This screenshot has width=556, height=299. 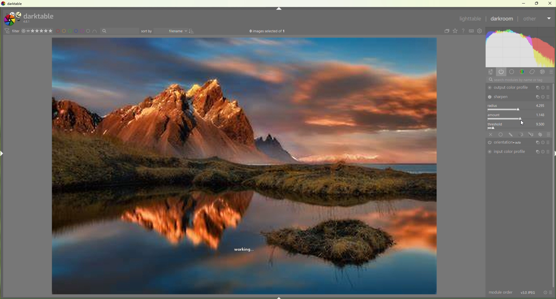 I want to click on text, so click(x=267, y=32).